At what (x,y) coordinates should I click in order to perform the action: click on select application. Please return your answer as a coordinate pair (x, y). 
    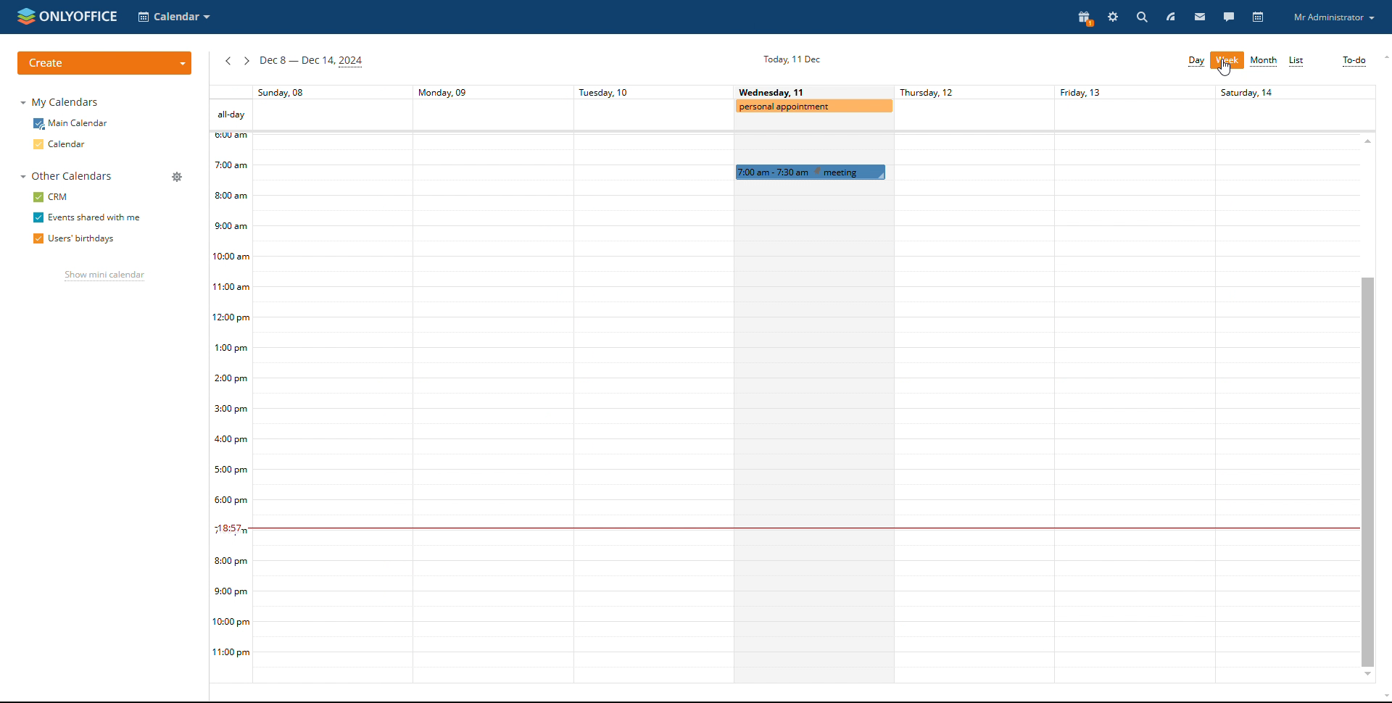
    Looking at the image, I should click on (175, 17).